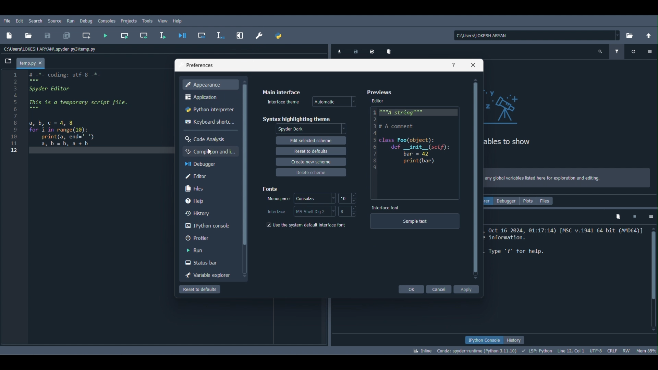  What do you see at coordinates (315, 198) in the screenshot?
I see `Style` at bounding box center [315, 198].